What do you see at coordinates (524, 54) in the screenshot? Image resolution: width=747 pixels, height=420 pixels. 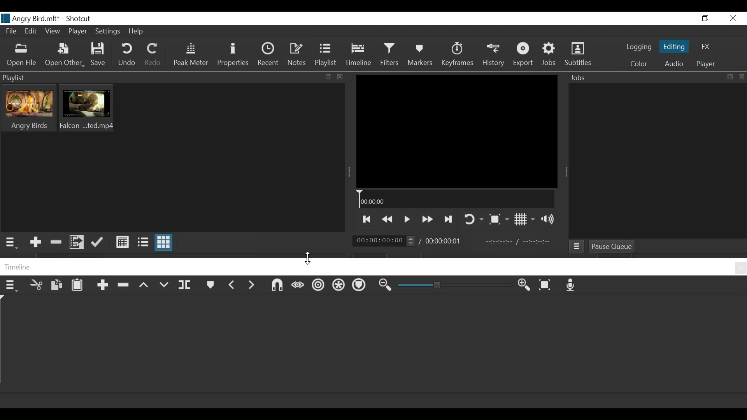 I see `Export` at bounding box center [524, 54].